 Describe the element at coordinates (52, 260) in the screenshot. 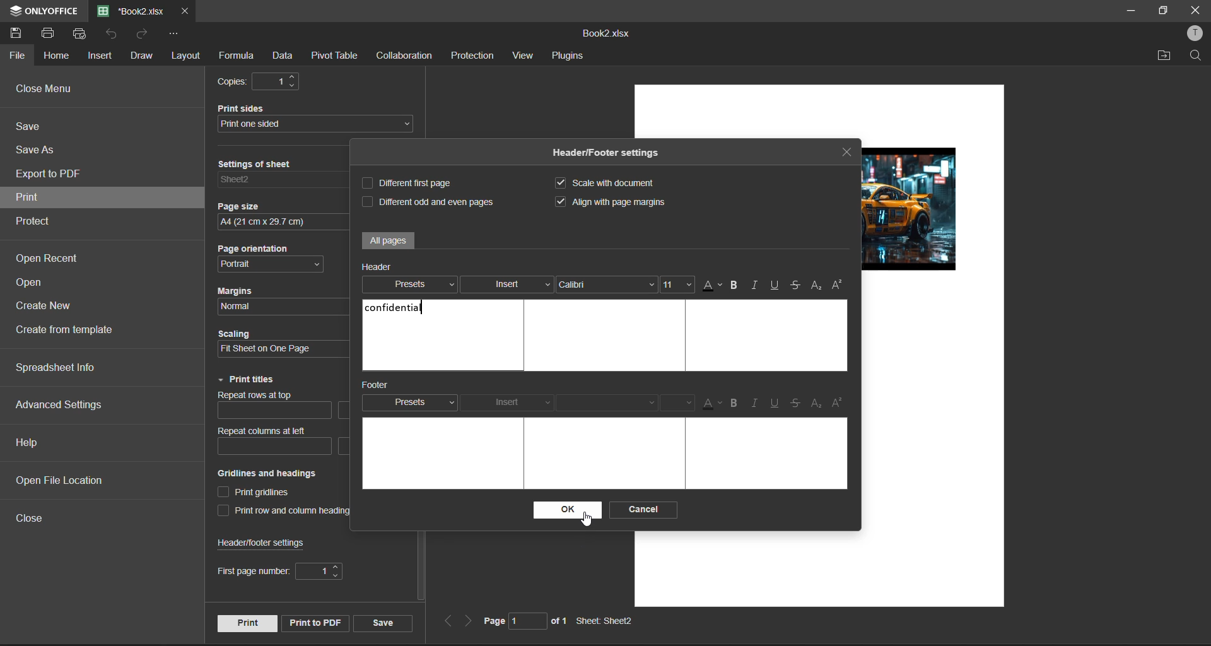

I see `open recent` at that location.